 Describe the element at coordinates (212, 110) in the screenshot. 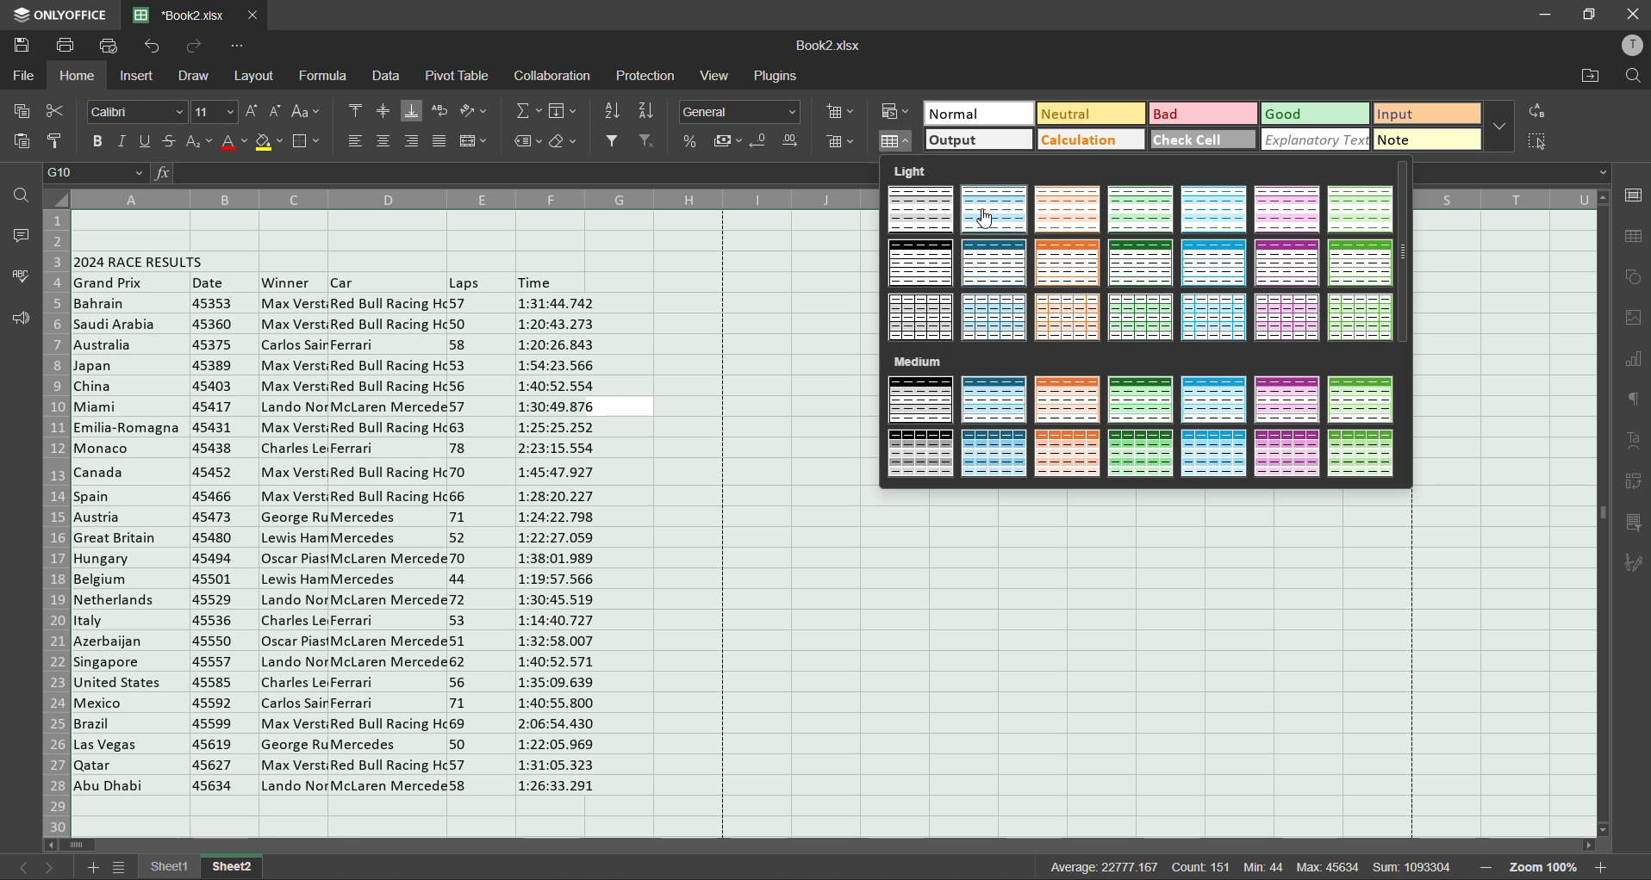

I see `font size` at that location.